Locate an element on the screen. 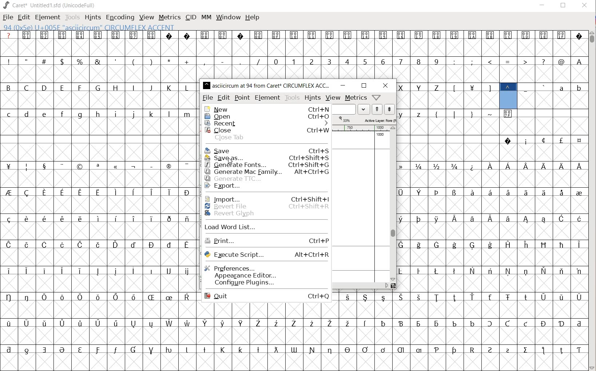  Preferences is located at coordinates (265, 267).